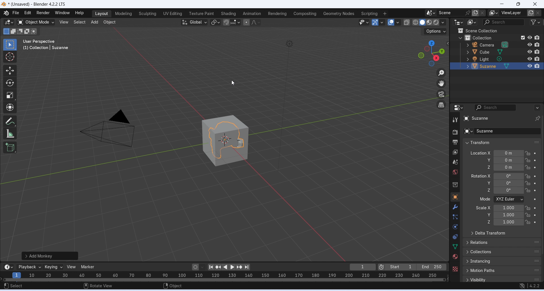 This screenshot has width=544, height=291. Describe the element at coordinates (28, 12) in the screenshot. I see `Edit` at that location.